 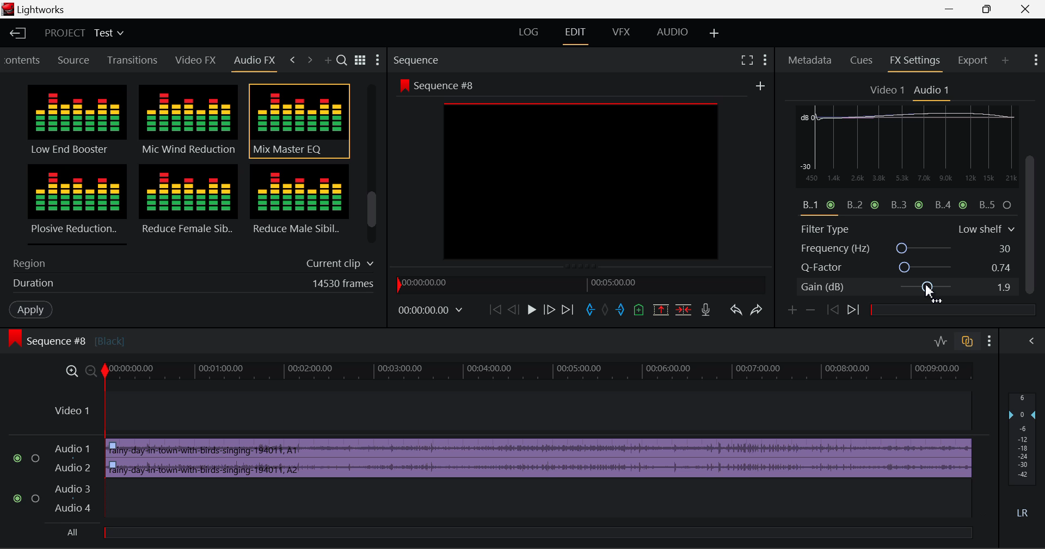 What do you see at coordinates (1024, 458) in the screenshot?
I see `Decibel Level` at bounding box center [1024, 458].